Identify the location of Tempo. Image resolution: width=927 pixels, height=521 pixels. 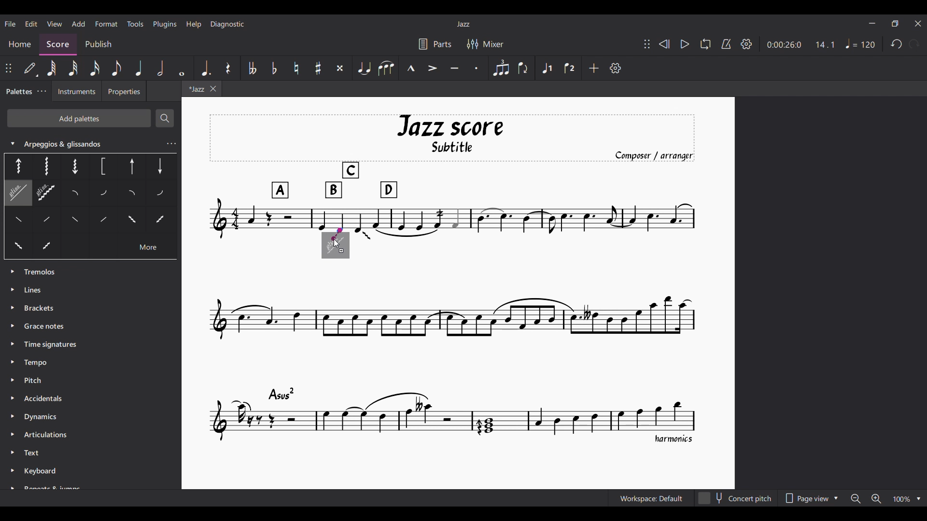
(860, 43).